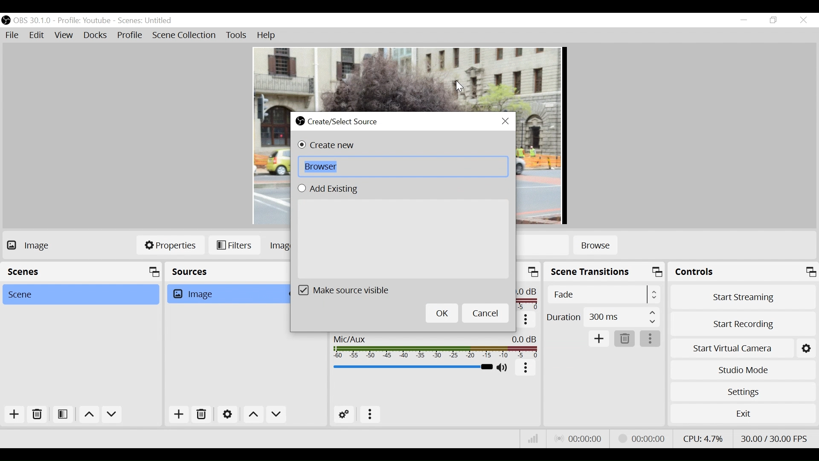 Image resolution: width=819 pixels, height=461 pixels. I want to click on Docks, so click(95, 36).